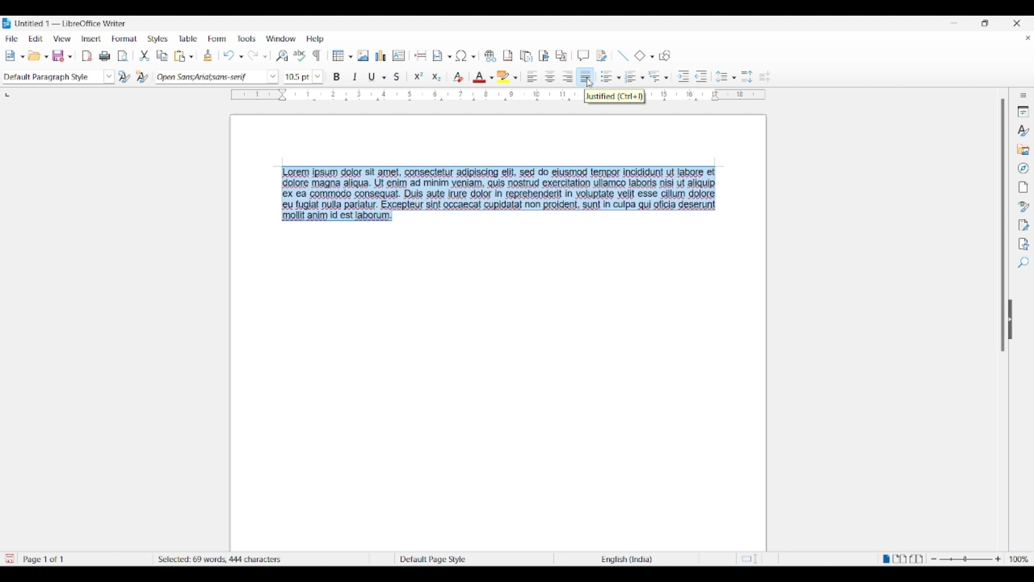 The image size is (1034, 582). I want to click on Page, so click(1023, 187).